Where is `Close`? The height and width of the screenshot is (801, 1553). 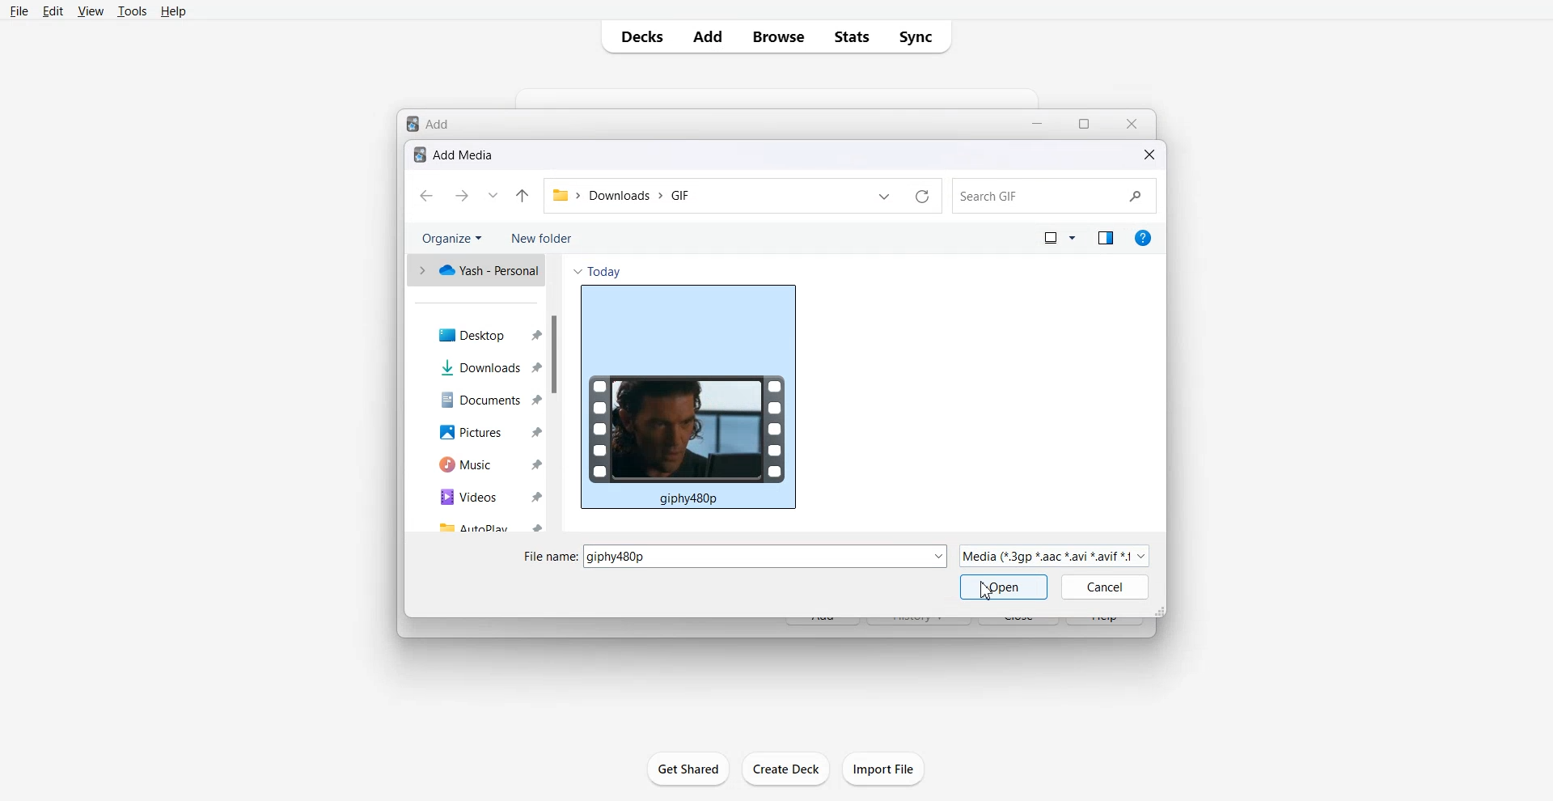
Close is located at coordinates (1149, 155).